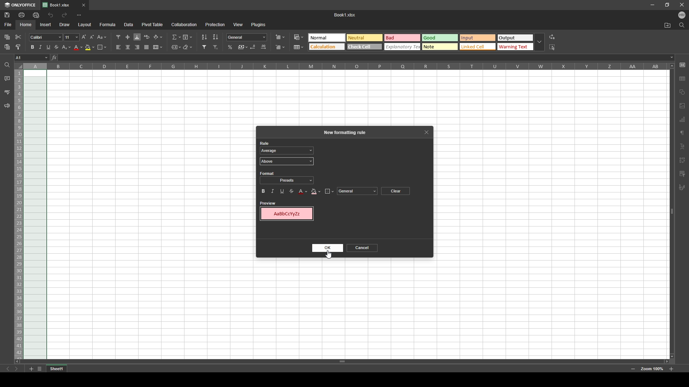  Describe the element at coordinates (57, 47) in the screenshot. I see `strikethrough` at that location.